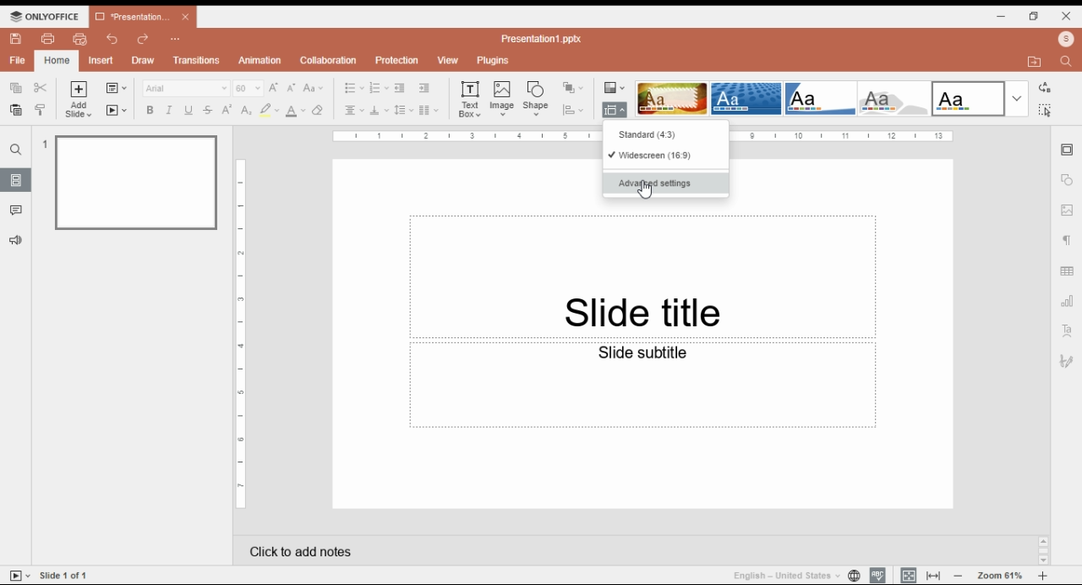 The image size is (1082, 585). Describe the element at coordinates (877, 575) in the screenshot. I see `spell check` at that location.